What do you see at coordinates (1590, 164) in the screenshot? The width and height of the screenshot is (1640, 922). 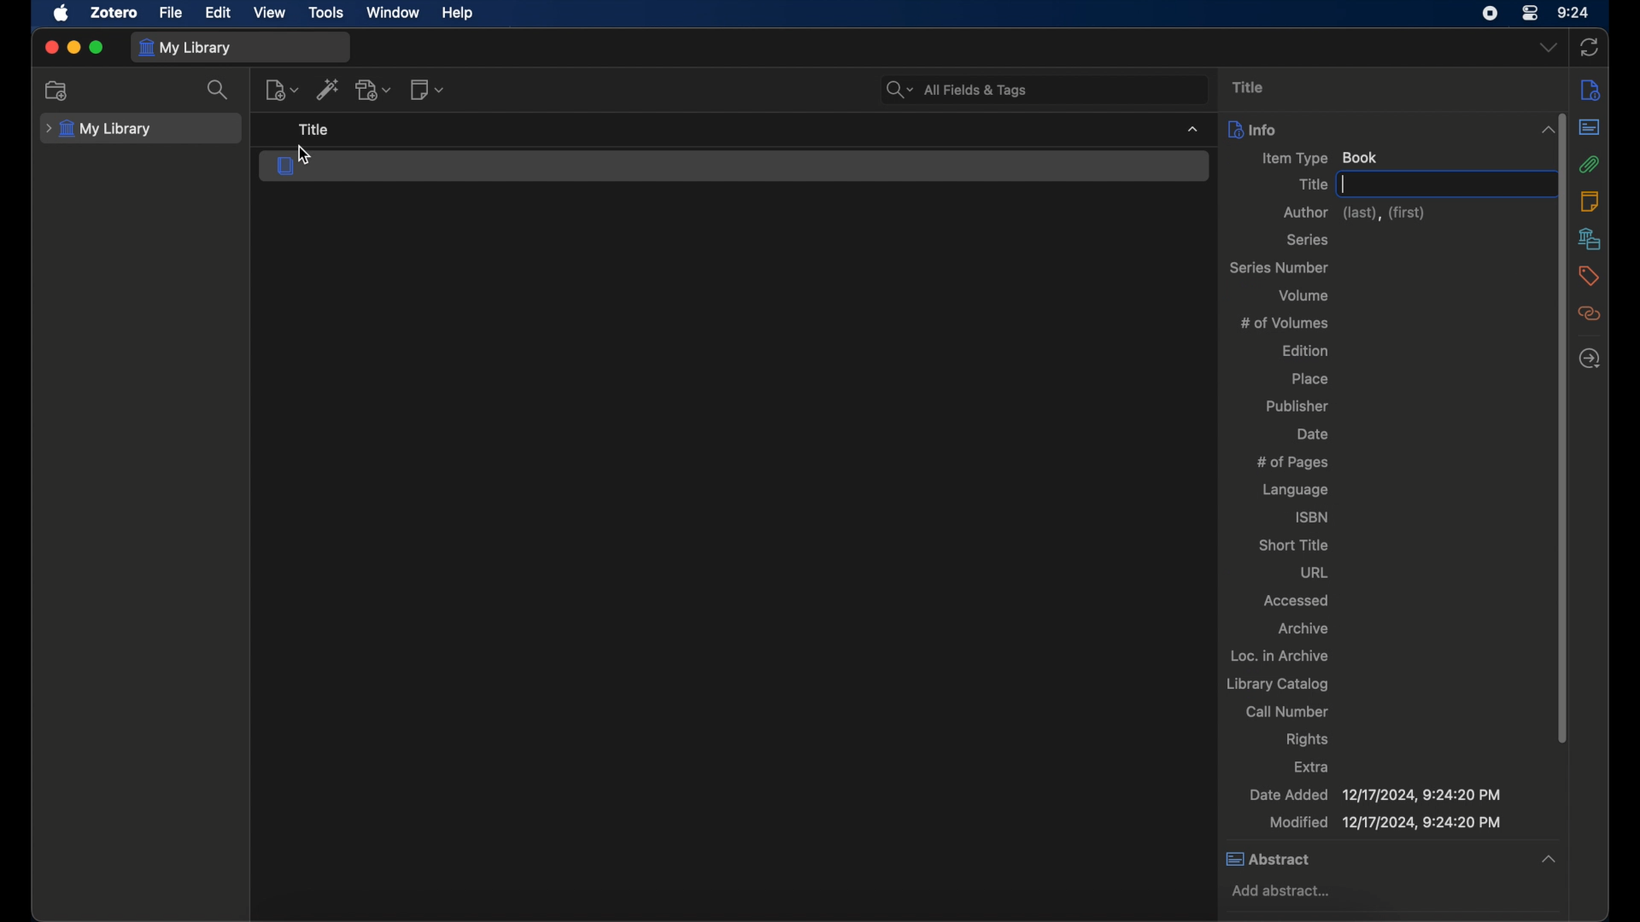 I see `attachments` at bounding box center [1590, 164].